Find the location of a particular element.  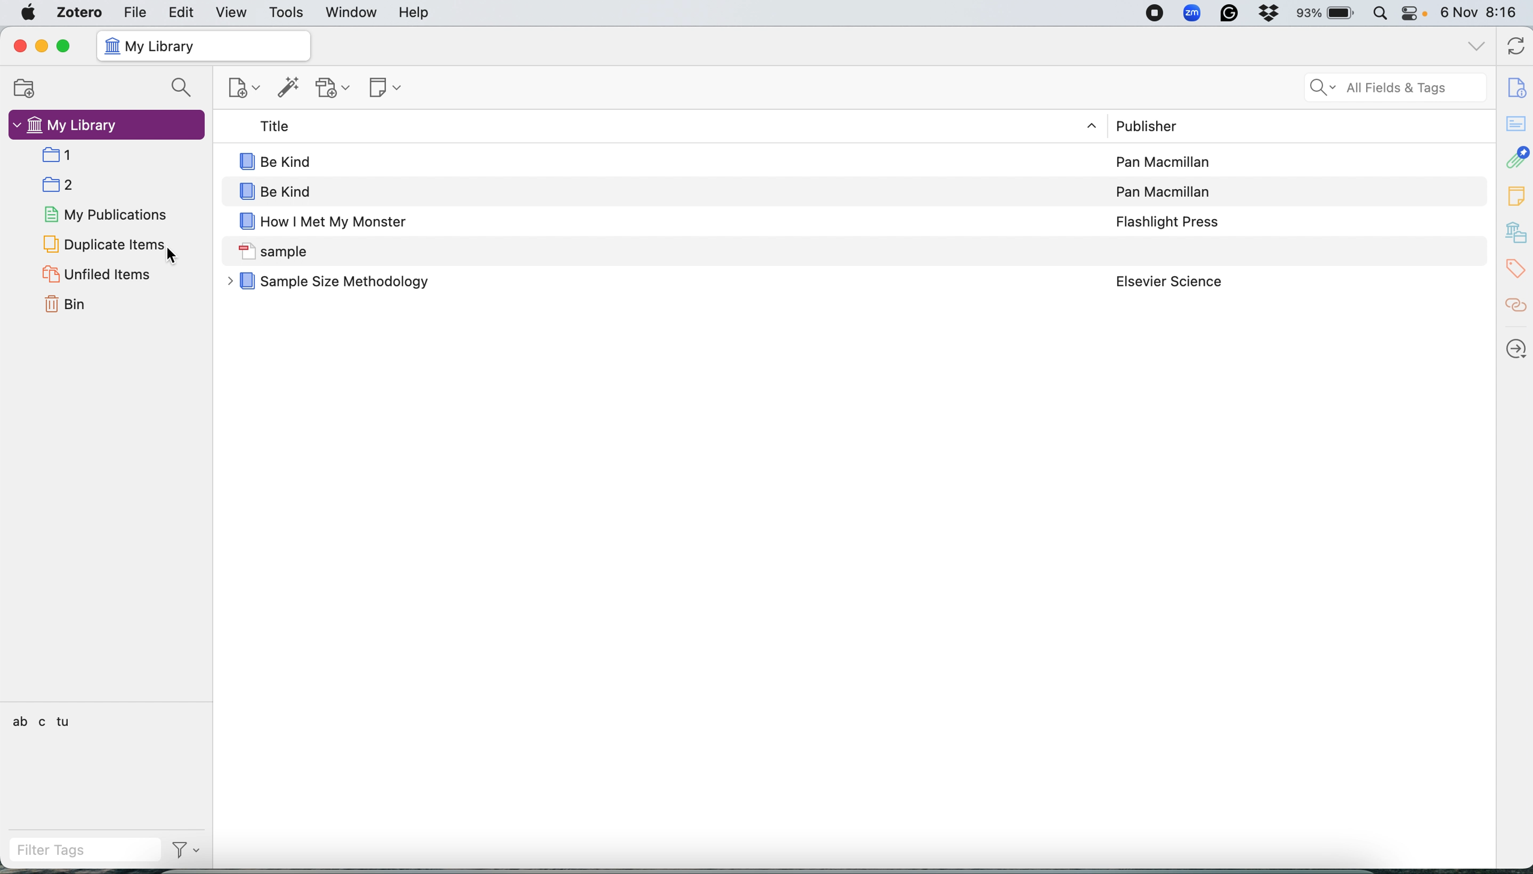

File 1 is located at coordinates (117, 154).